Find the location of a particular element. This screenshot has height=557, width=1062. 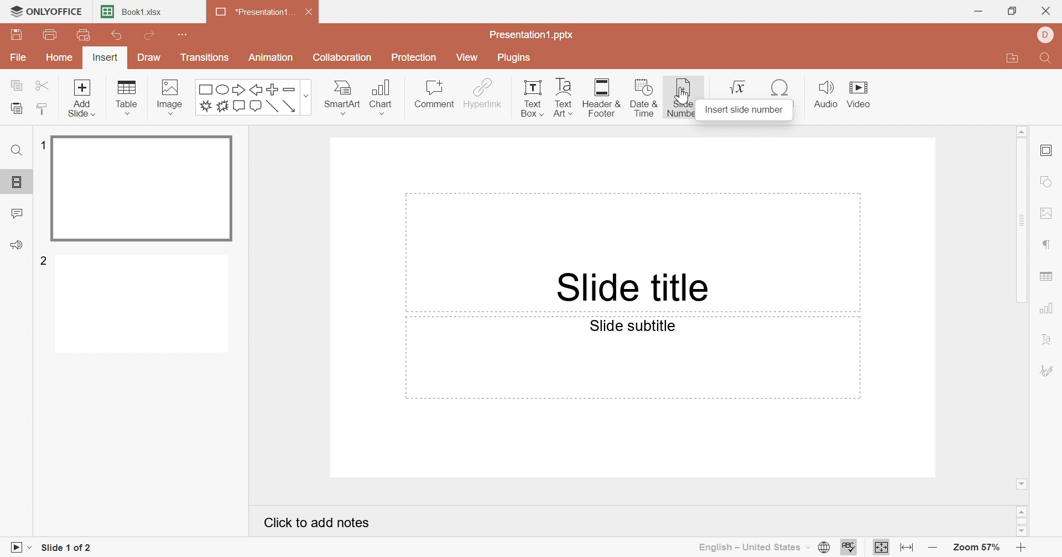

Add Slide is located at coordinates (82, 97).